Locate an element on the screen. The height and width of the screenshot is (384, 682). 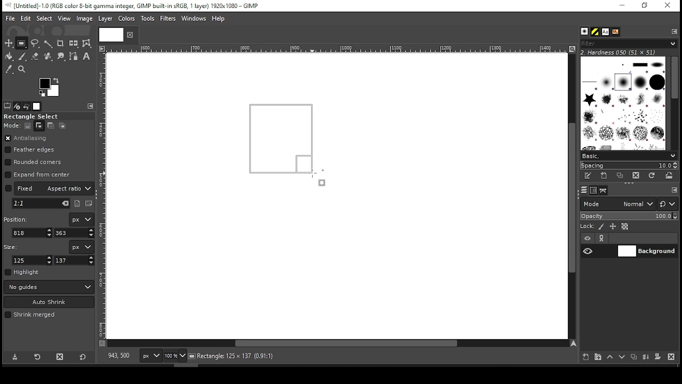
 is located at coordinates (335, 49).